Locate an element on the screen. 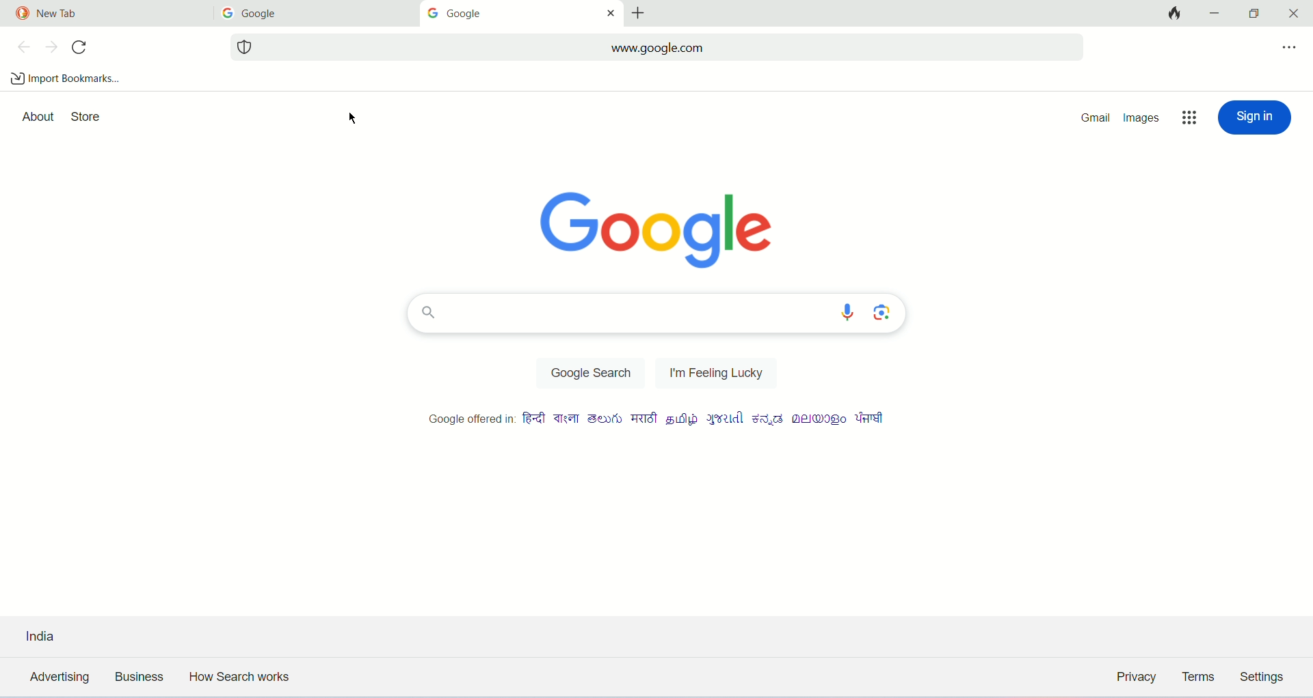 The height and width of the screenshot is (698, 1313). more options is located at coordinates (1289, 48).